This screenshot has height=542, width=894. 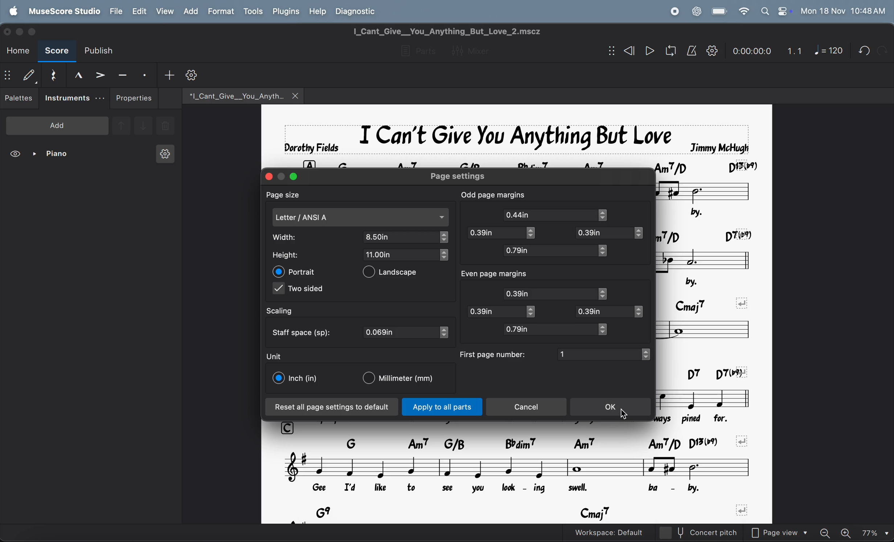 I want to click on notes, so click(x=709, y=329).